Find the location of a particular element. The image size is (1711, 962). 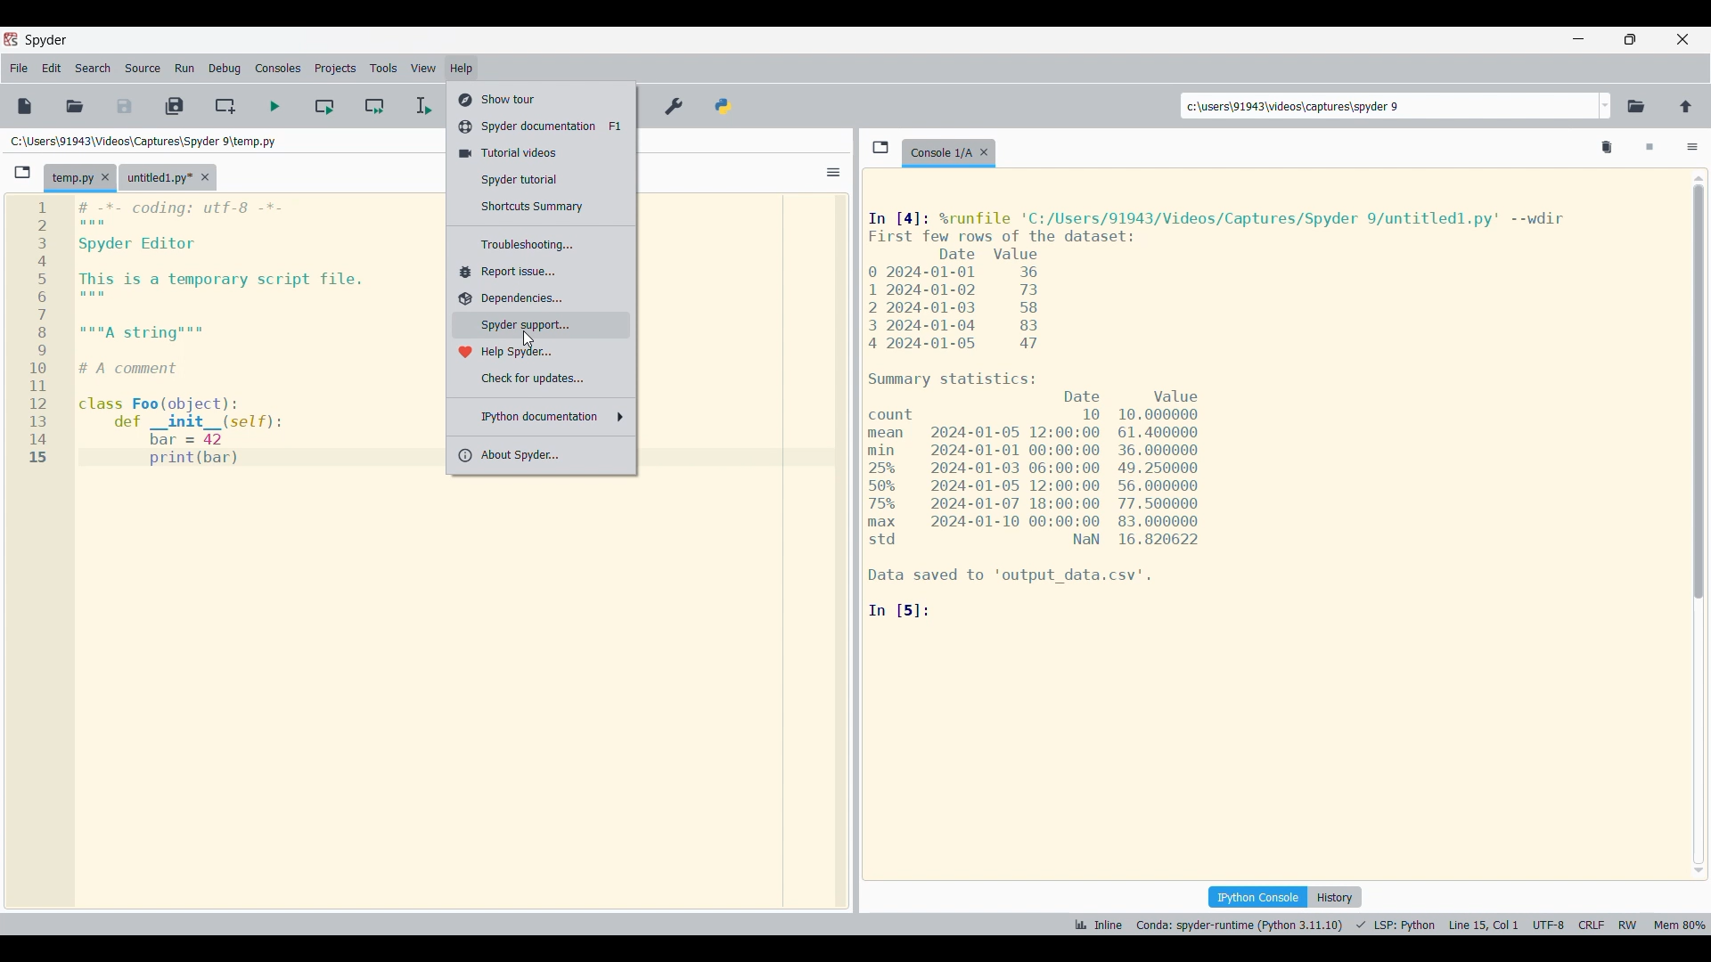

cursor is located at coordinates (526, 340).